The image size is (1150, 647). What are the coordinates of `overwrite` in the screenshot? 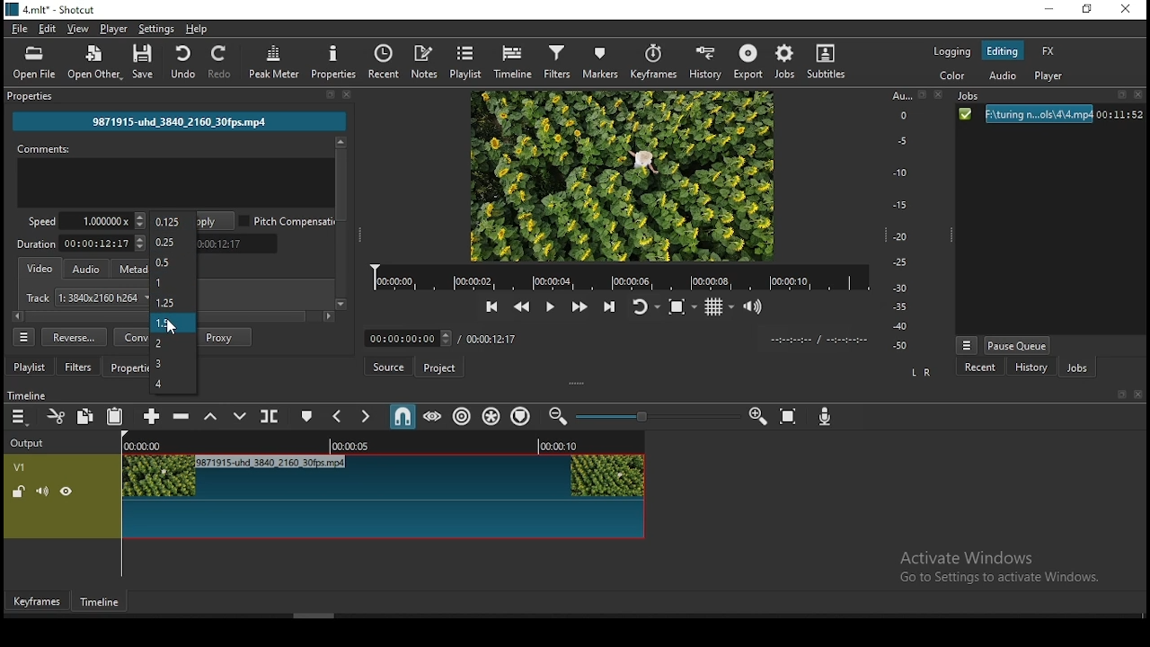 It's located at (236, 414).